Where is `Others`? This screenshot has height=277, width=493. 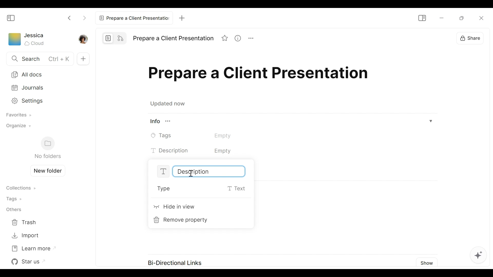 Others is located at coordinates (14, 210).